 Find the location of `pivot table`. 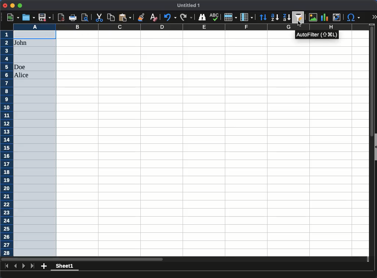

pivot table is located at coordinates (337, 17).